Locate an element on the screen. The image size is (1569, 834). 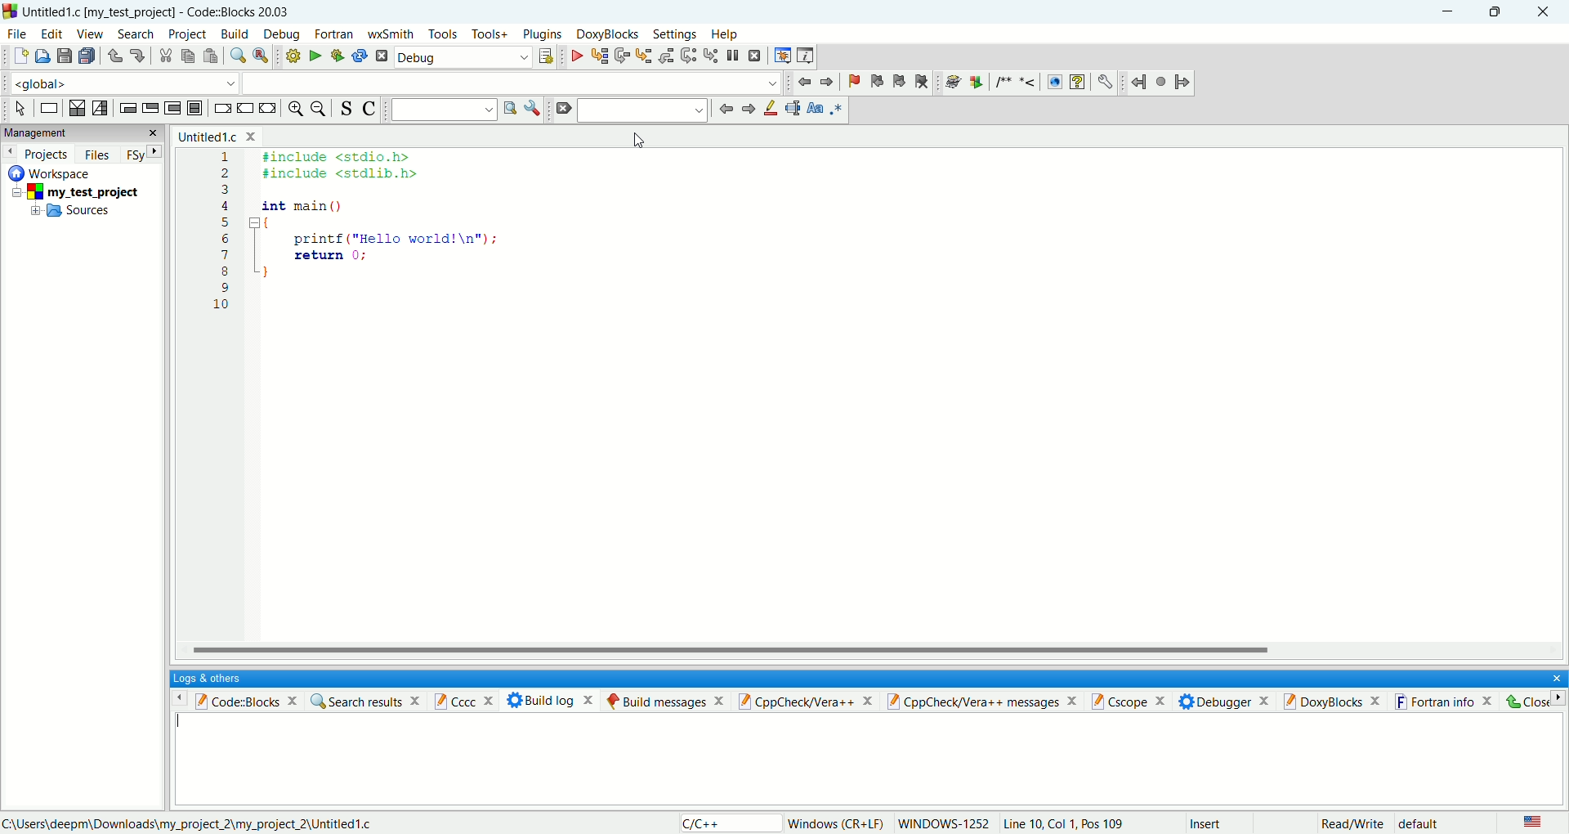
windows is located at coordinates (837, 824).